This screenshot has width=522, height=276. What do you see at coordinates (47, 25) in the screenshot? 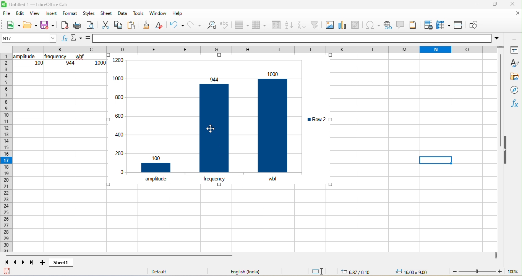
I see `save` at bounding box center [47, 25].